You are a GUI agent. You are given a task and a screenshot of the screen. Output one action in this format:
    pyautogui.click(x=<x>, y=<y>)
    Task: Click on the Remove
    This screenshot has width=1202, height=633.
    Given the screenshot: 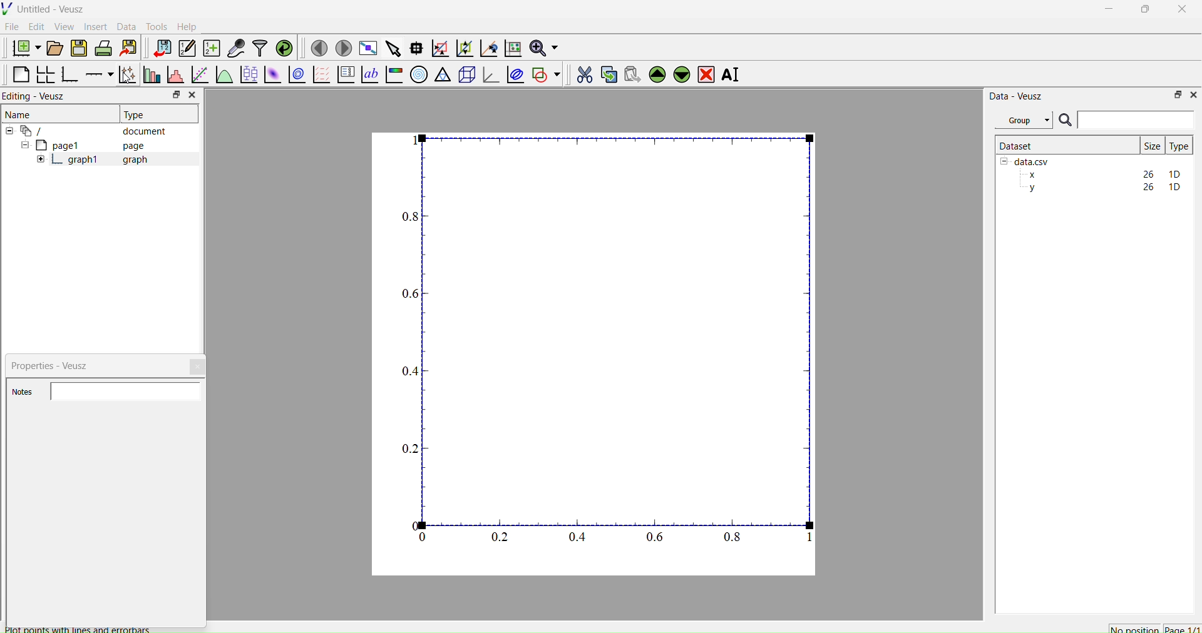 What is the action you would take?
    pyautogui.click(x=706, y=73)
    